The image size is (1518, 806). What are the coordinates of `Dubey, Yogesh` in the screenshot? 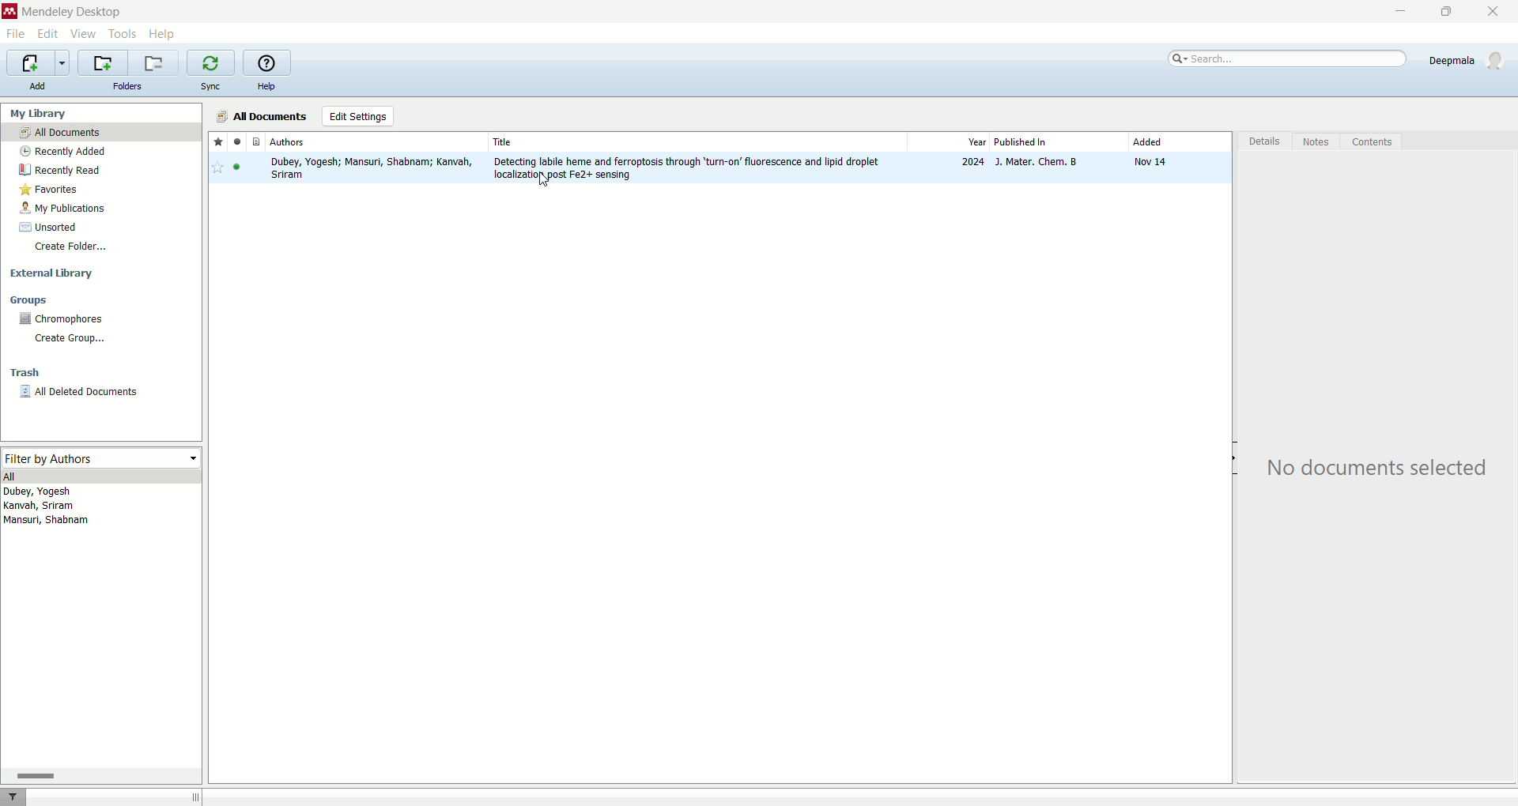 It's located at (42, 492).